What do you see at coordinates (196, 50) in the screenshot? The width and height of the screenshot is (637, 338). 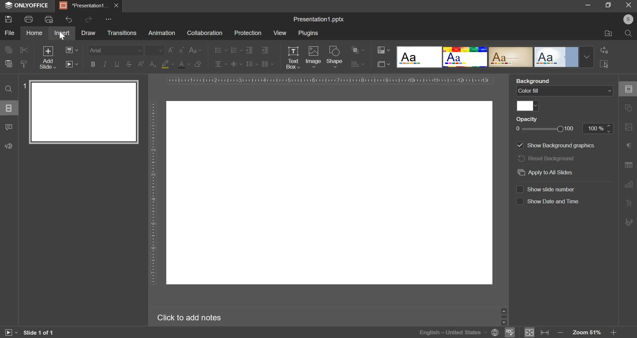 I see `change case` at bounding box center [196, 50].